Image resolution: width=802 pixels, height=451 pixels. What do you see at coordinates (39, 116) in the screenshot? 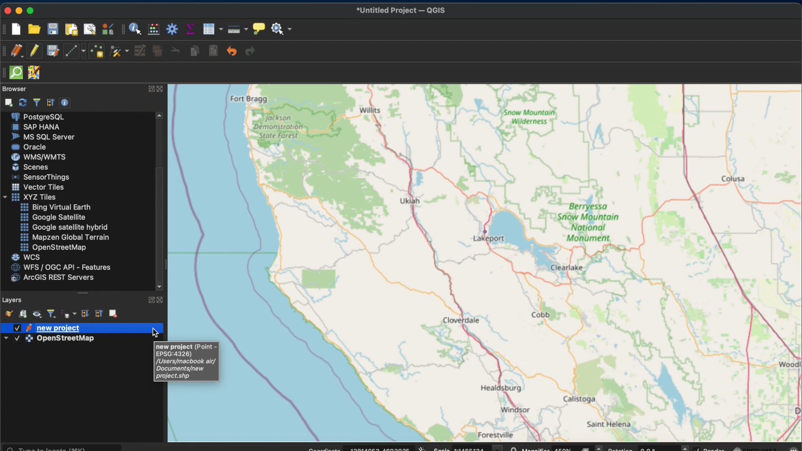
I see `postergre sql` at bounding box center [39, 116].